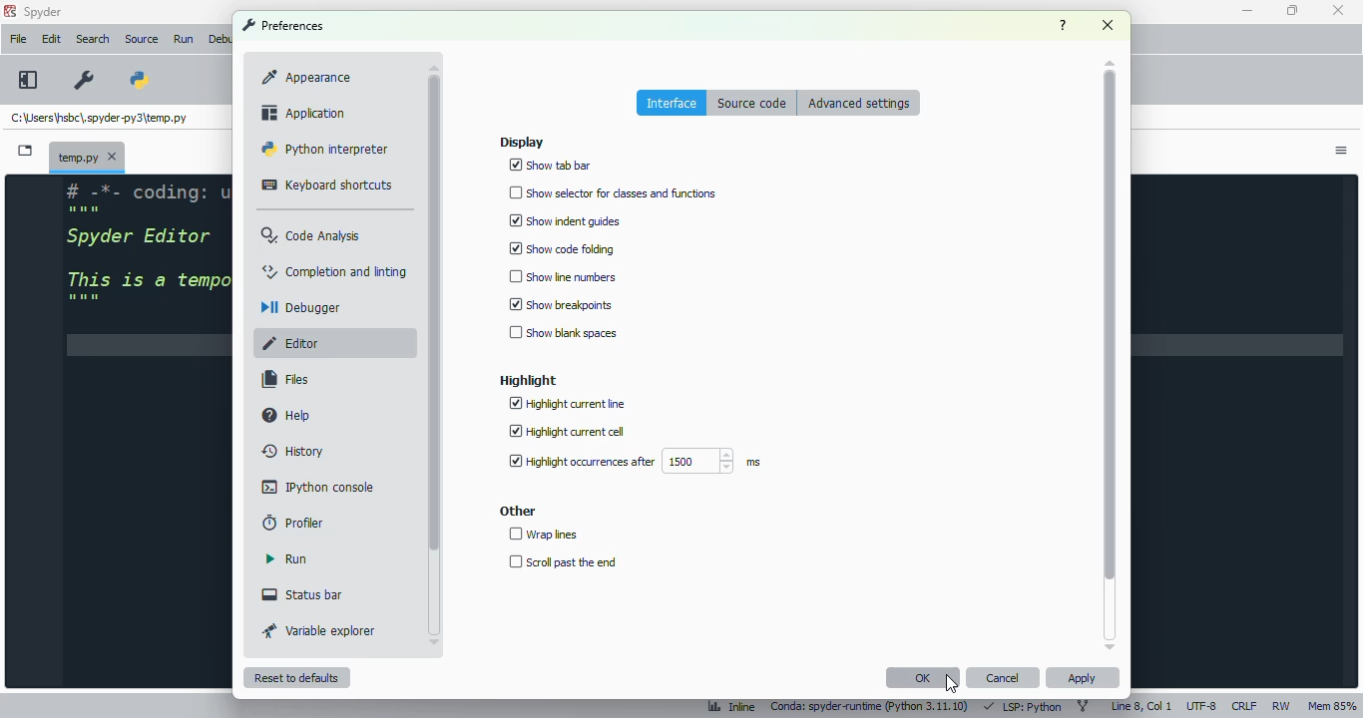  Describe the element at coordinates (85, 82) in the screenshot. I see `preferences` at that location.